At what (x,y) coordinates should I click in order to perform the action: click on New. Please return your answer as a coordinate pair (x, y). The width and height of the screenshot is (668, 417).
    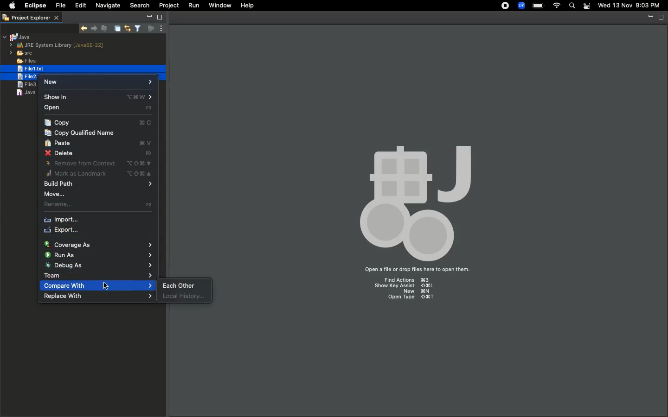
    Looking at the image, I should click on (100, 82).